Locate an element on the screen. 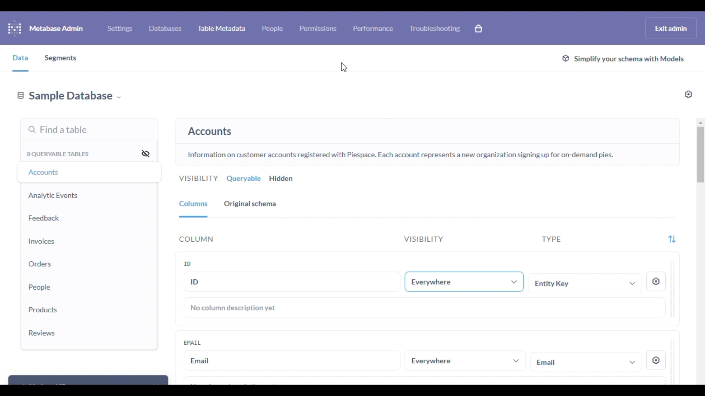 The width and height of the screenshot is (705, 396). visibility is located at coordinates (198, 179).